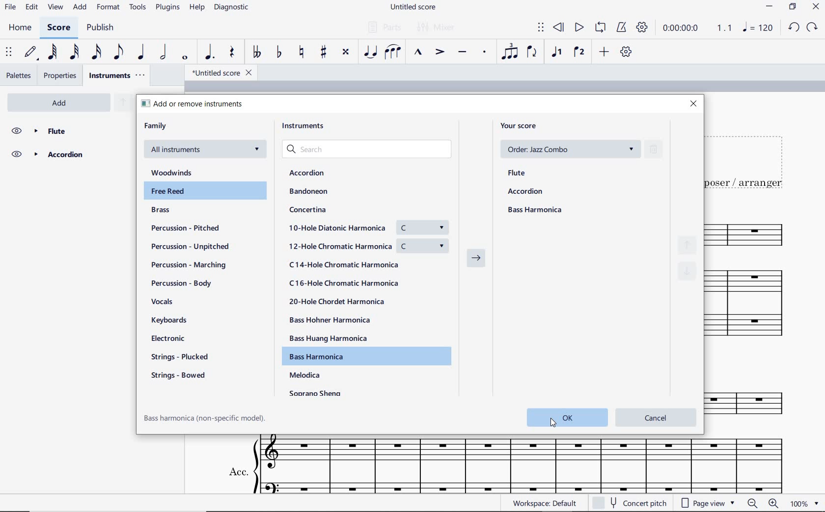 The width and height of the screenshot is (825, 512). Describe the element at coordinates (815, 6) in the screenshot. I see `CLOSE` at that location.